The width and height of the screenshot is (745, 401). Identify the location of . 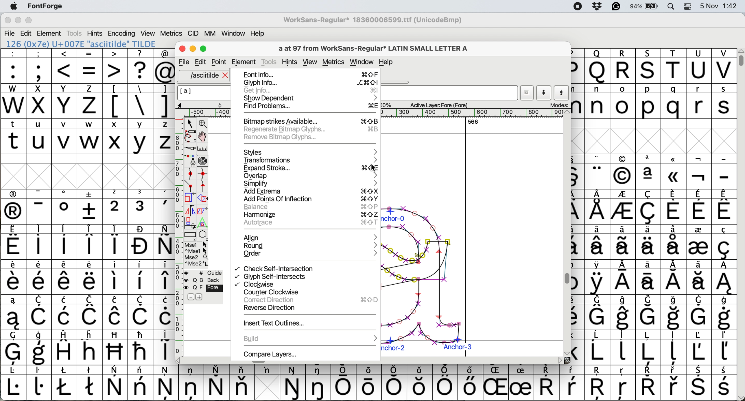
(622, 172).